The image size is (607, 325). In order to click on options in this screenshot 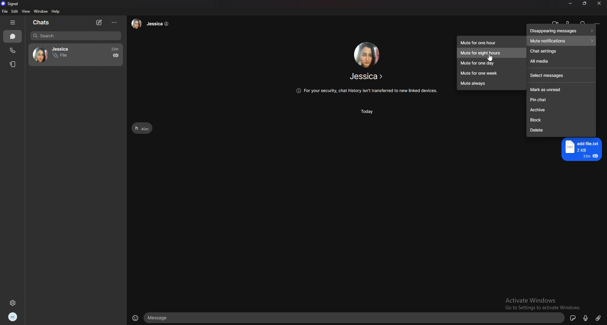, I will do `click(115, 23)`.